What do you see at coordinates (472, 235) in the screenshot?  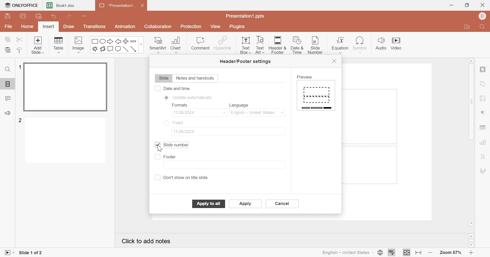 I see `Scroll Up` at bounding box center [472, 235].